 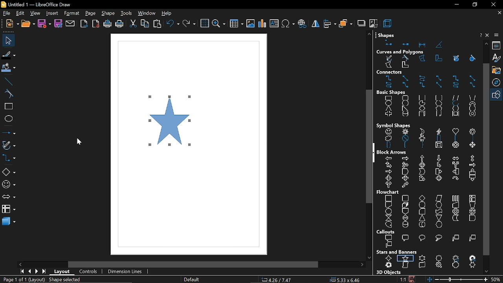 What do you see at coordinates (497, 82) in the screenshot?
I see `navigator` at bounding box center [497, 82].